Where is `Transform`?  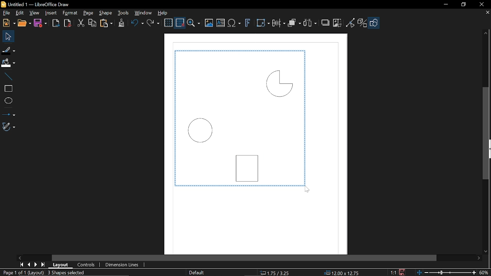 Transform is located at coordinates (262, 23).